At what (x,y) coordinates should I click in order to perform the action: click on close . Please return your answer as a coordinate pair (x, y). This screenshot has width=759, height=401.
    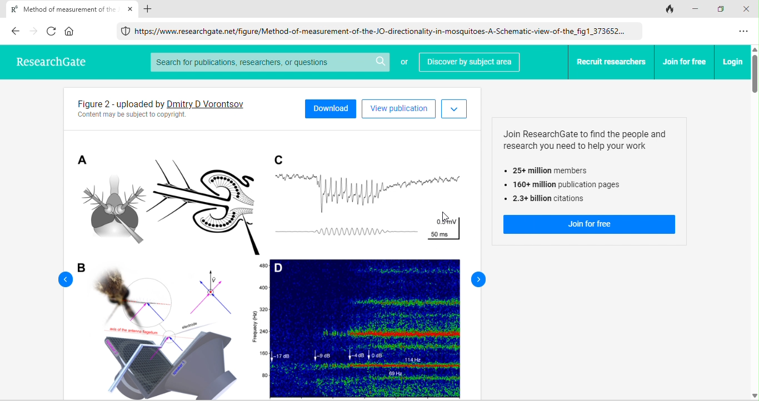
    Looking at the image, I should click on (748, 9).